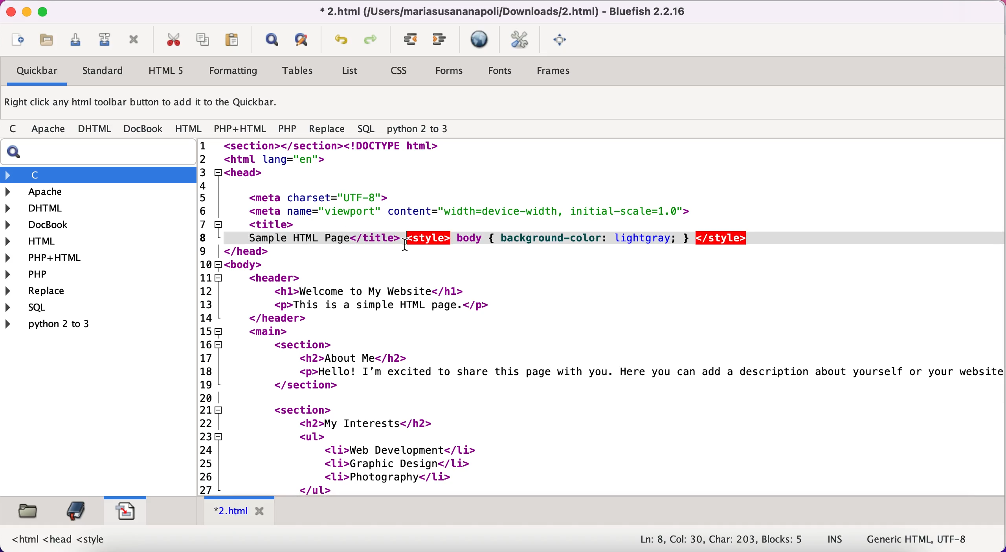 Image resolution: width=1006 pixels, height=552 pixels. I want to click on edit preferences, so click(520, 40).